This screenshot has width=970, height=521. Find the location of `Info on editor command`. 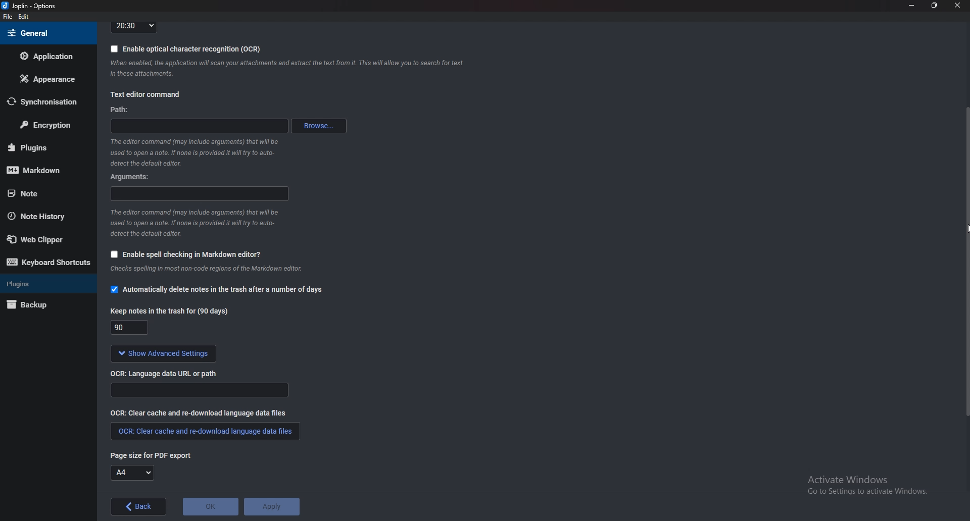

Info on editor command is located at coordinates (191, 152).